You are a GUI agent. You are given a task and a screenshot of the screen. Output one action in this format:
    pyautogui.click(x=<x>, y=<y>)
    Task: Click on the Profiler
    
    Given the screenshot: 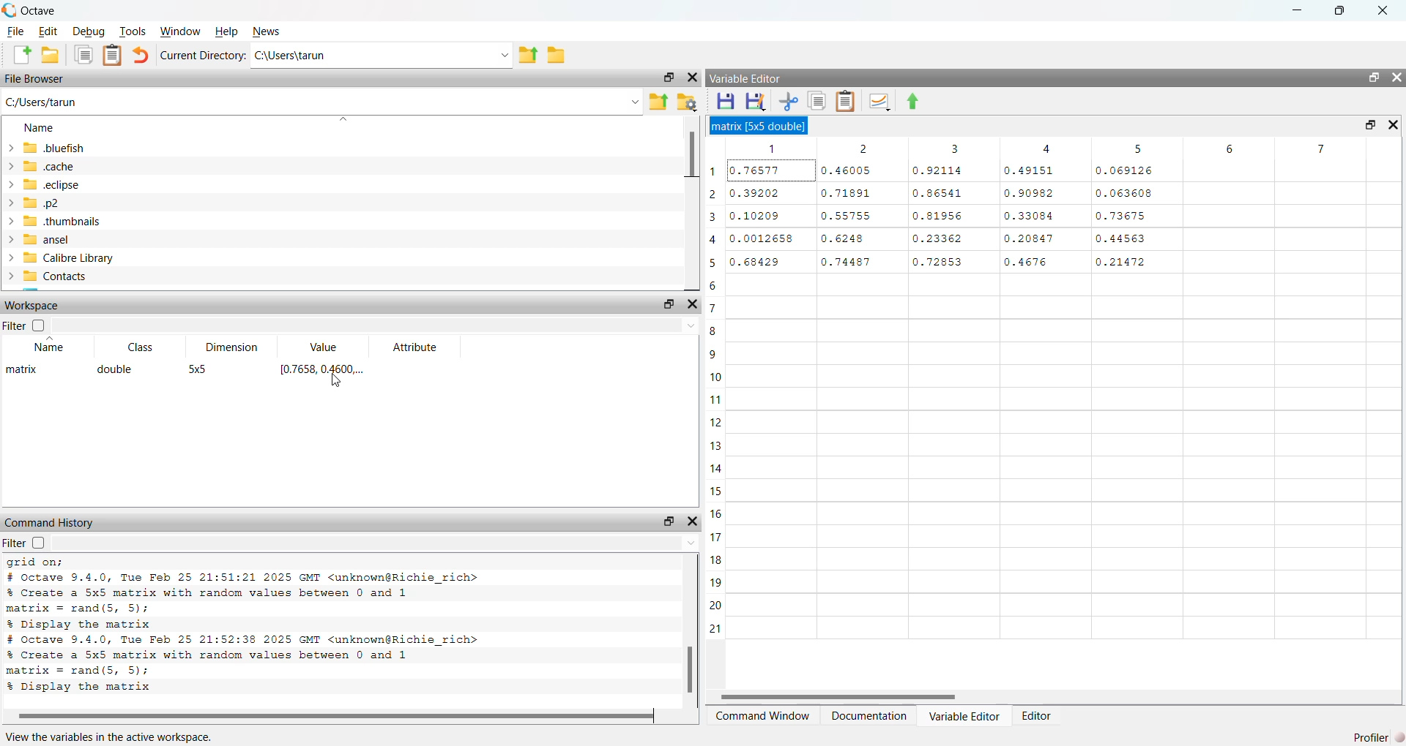 What is the action you would take?
    pyautogui.click(x=1368, y=736)
    